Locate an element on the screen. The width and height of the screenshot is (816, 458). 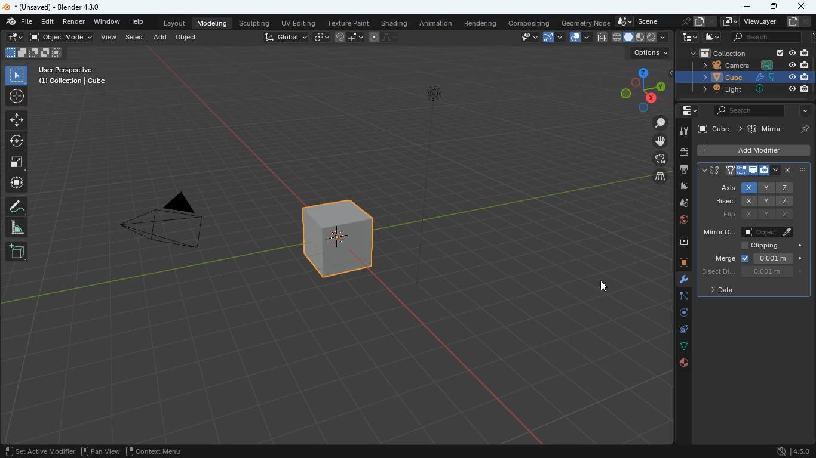
pan view is located at coordinates (23, 450).